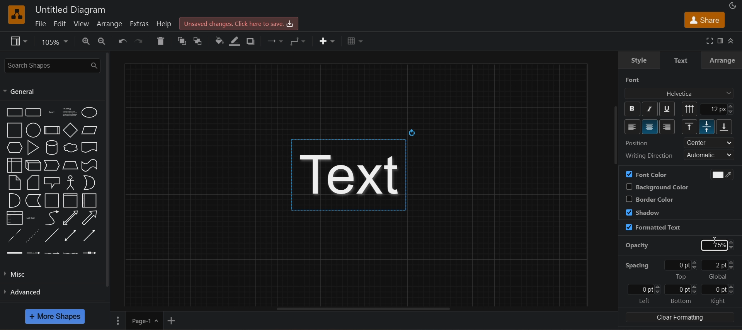 This screenshot has width=742, height=330. Describe the element at coordinates (14, 165) in the screenshot. I see `internal storage` at that location.